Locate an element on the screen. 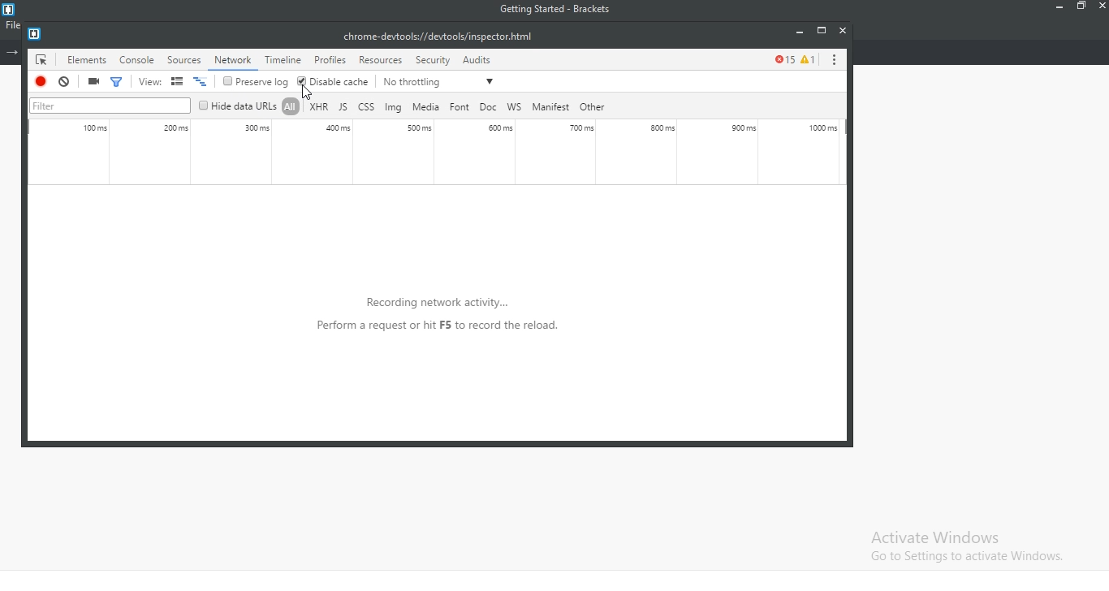  source is located at coordinates (186, 59).